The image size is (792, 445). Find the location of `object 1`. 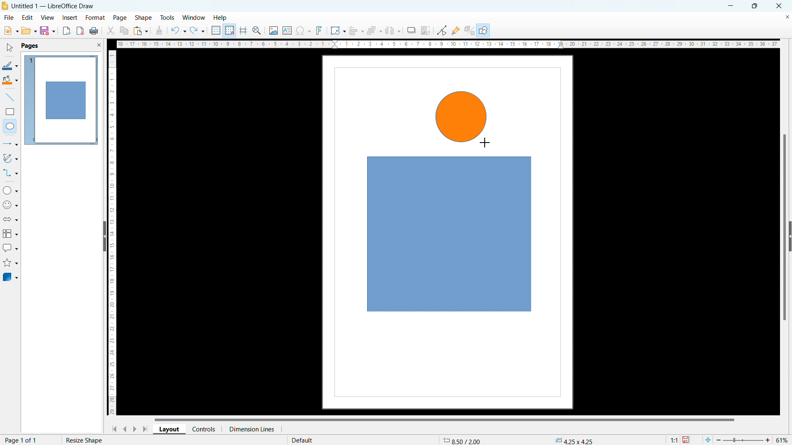

object 1 is located at coordinates (449, 234).